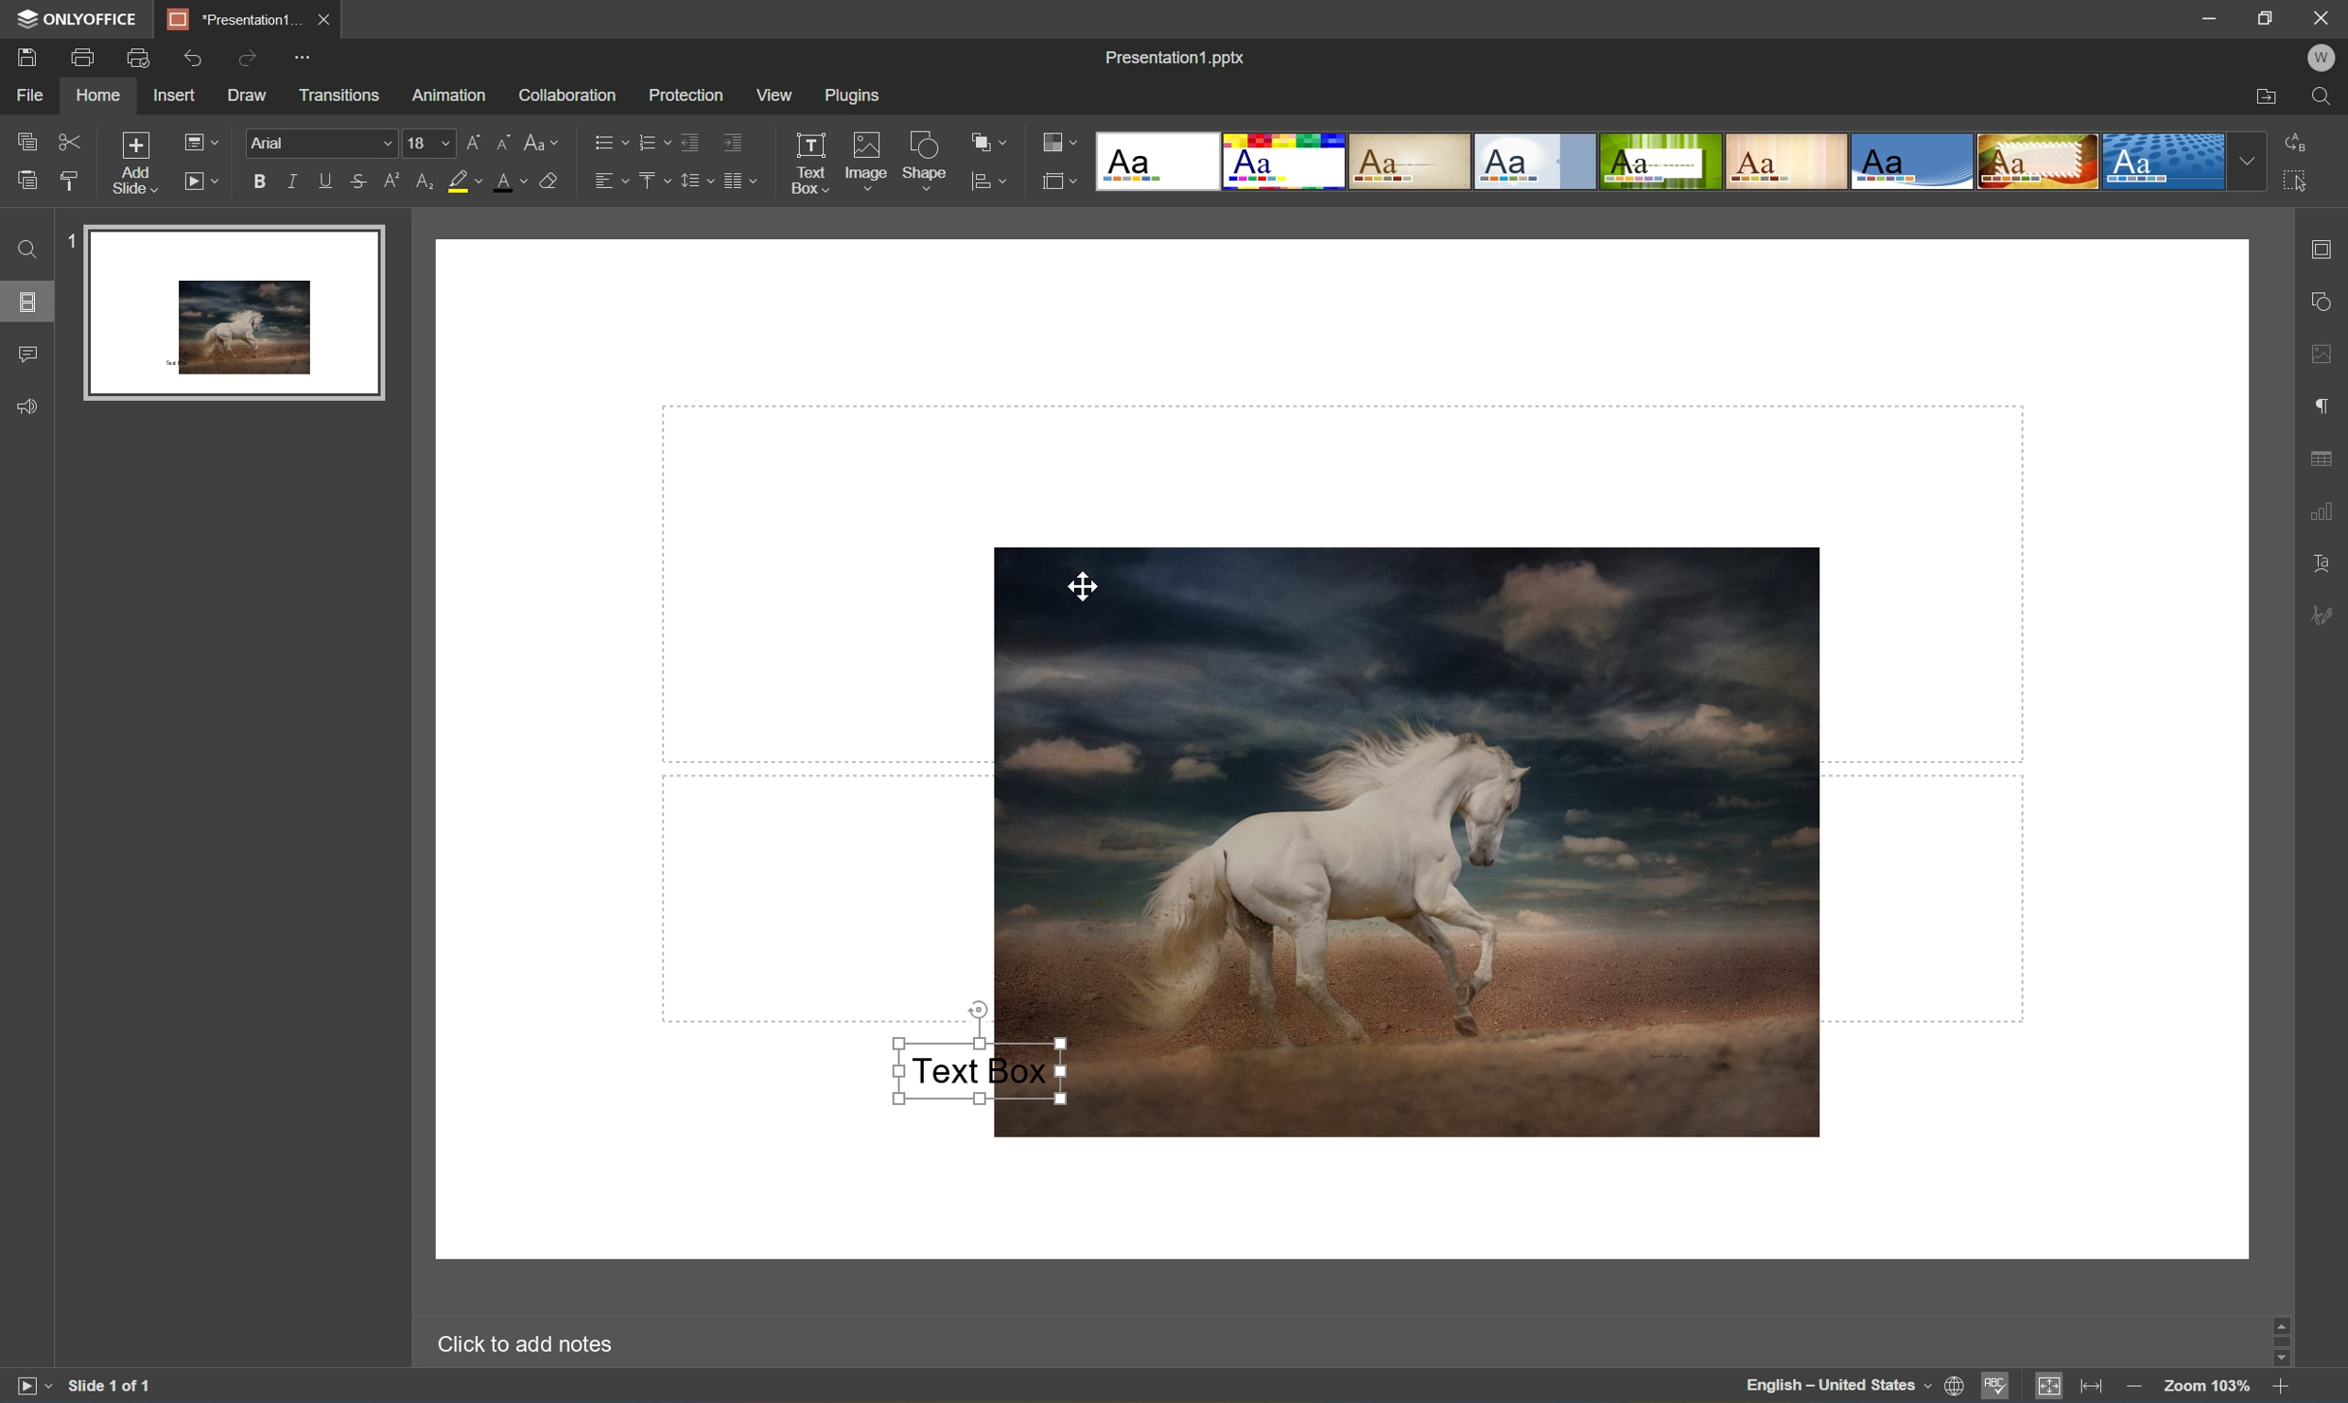  I want to click on View, so click(776, 95).